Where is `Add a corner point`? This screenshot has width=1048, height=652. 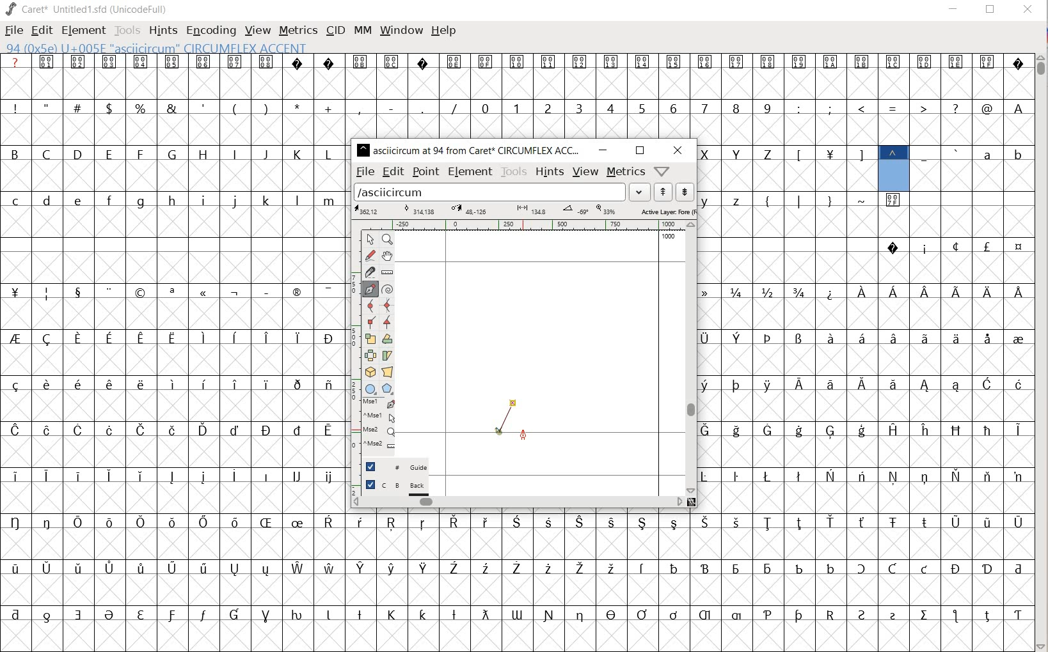 Add a corner point is located at coordinates (388, 322).